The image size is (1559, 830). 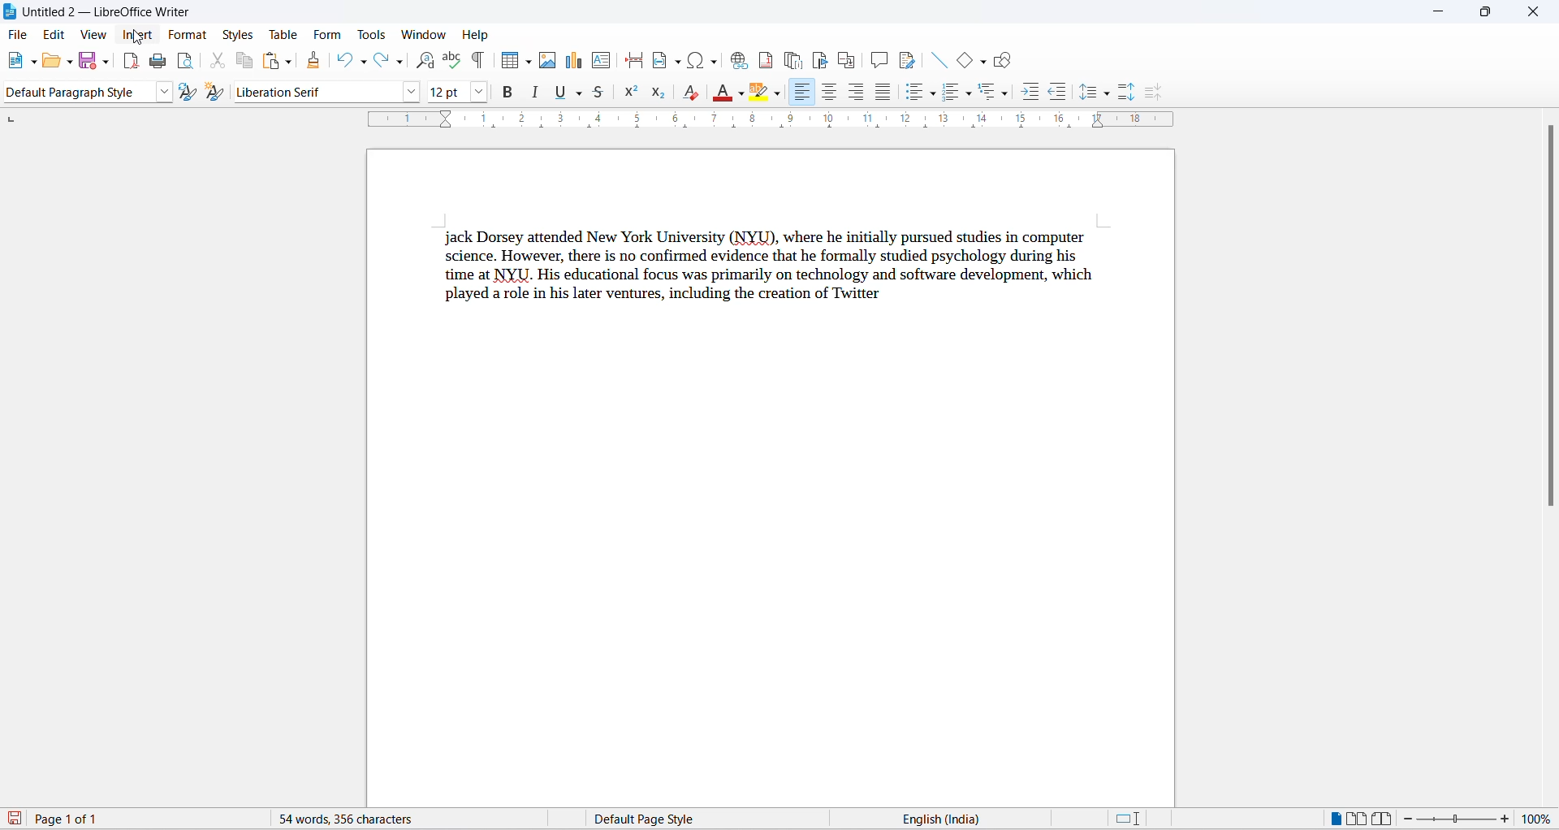 What do you see at coordinates (1332, 818) in the screenshot?
I see `single page view` at bounding box center [1332, 818].